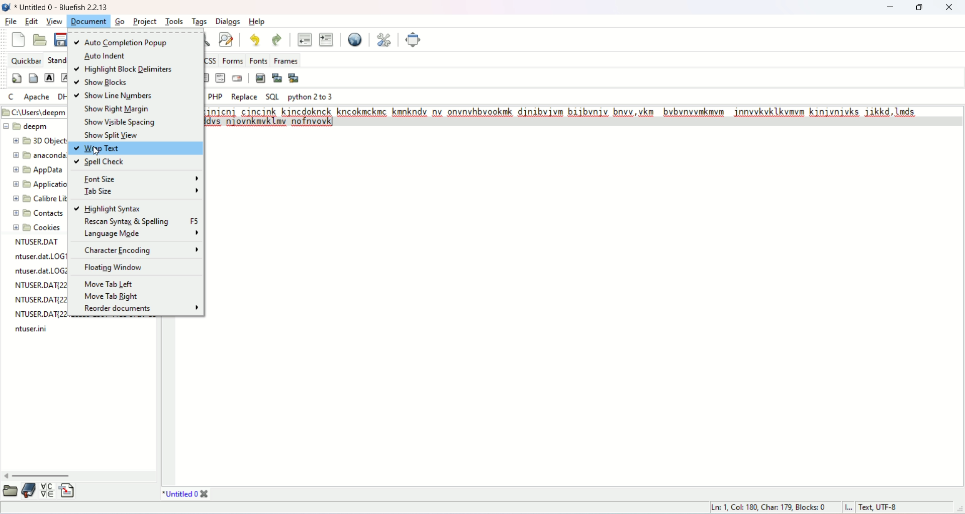 This screenshot has width=965, height=514. What do you see at coordinates (384, 38) in the screenshot?
I see `edit preferences` at bounding box center [384, 38].